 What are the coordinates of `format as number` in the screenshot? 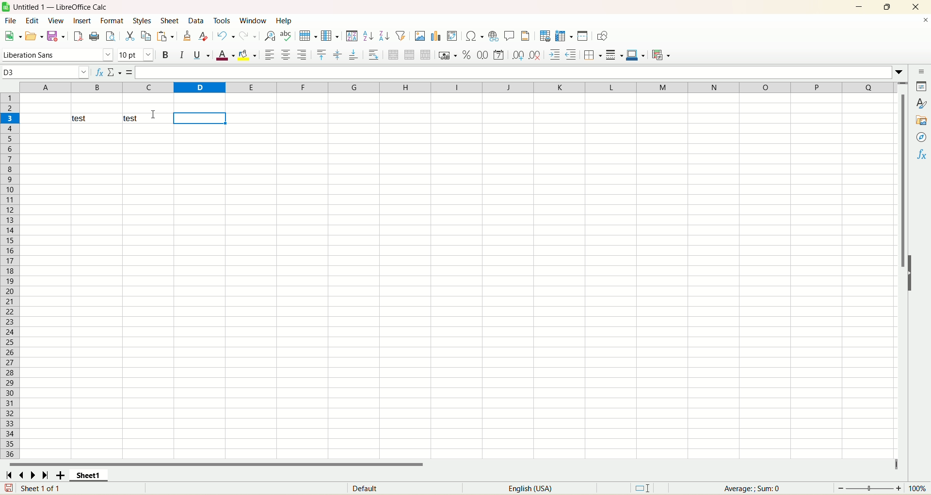 It's located at (498, 55).